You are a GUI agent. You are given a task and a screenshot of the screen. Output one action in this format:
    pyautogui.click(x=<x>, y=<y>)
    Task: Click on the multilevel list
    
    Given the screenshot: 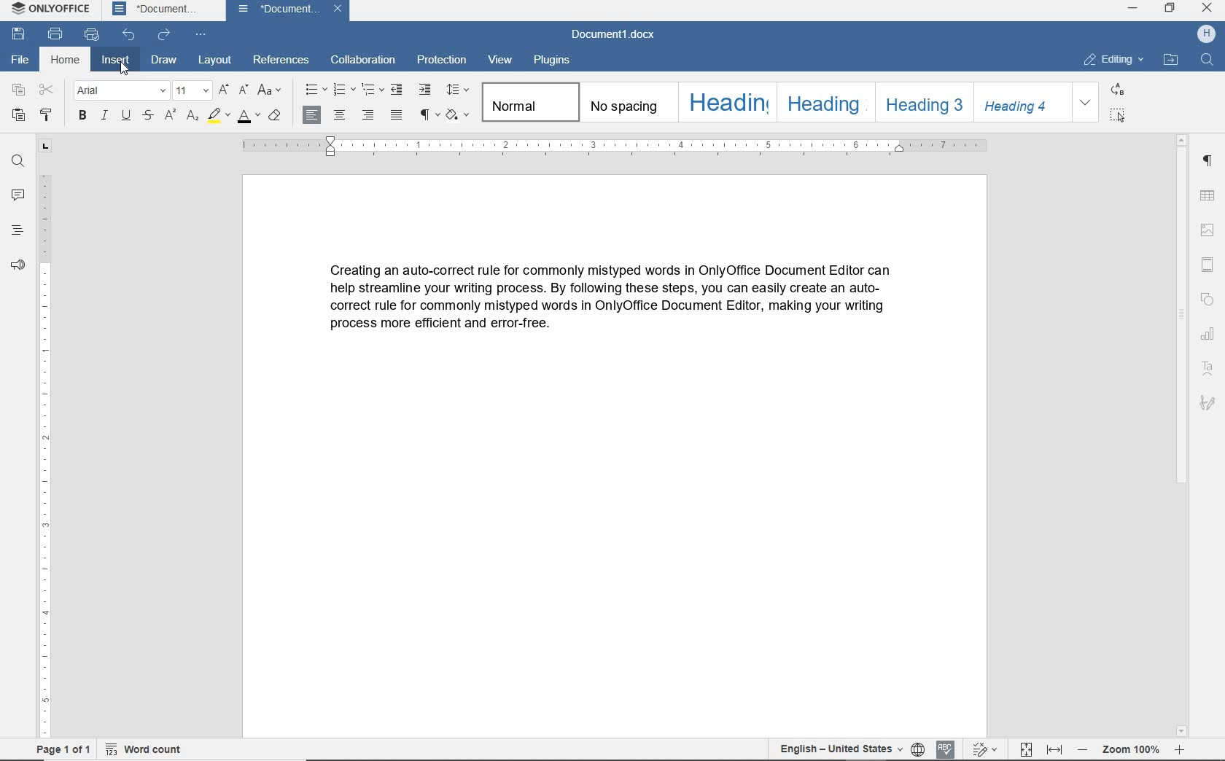 What is the action you would take?
    pyautogui.click(x=373, y=90)
    